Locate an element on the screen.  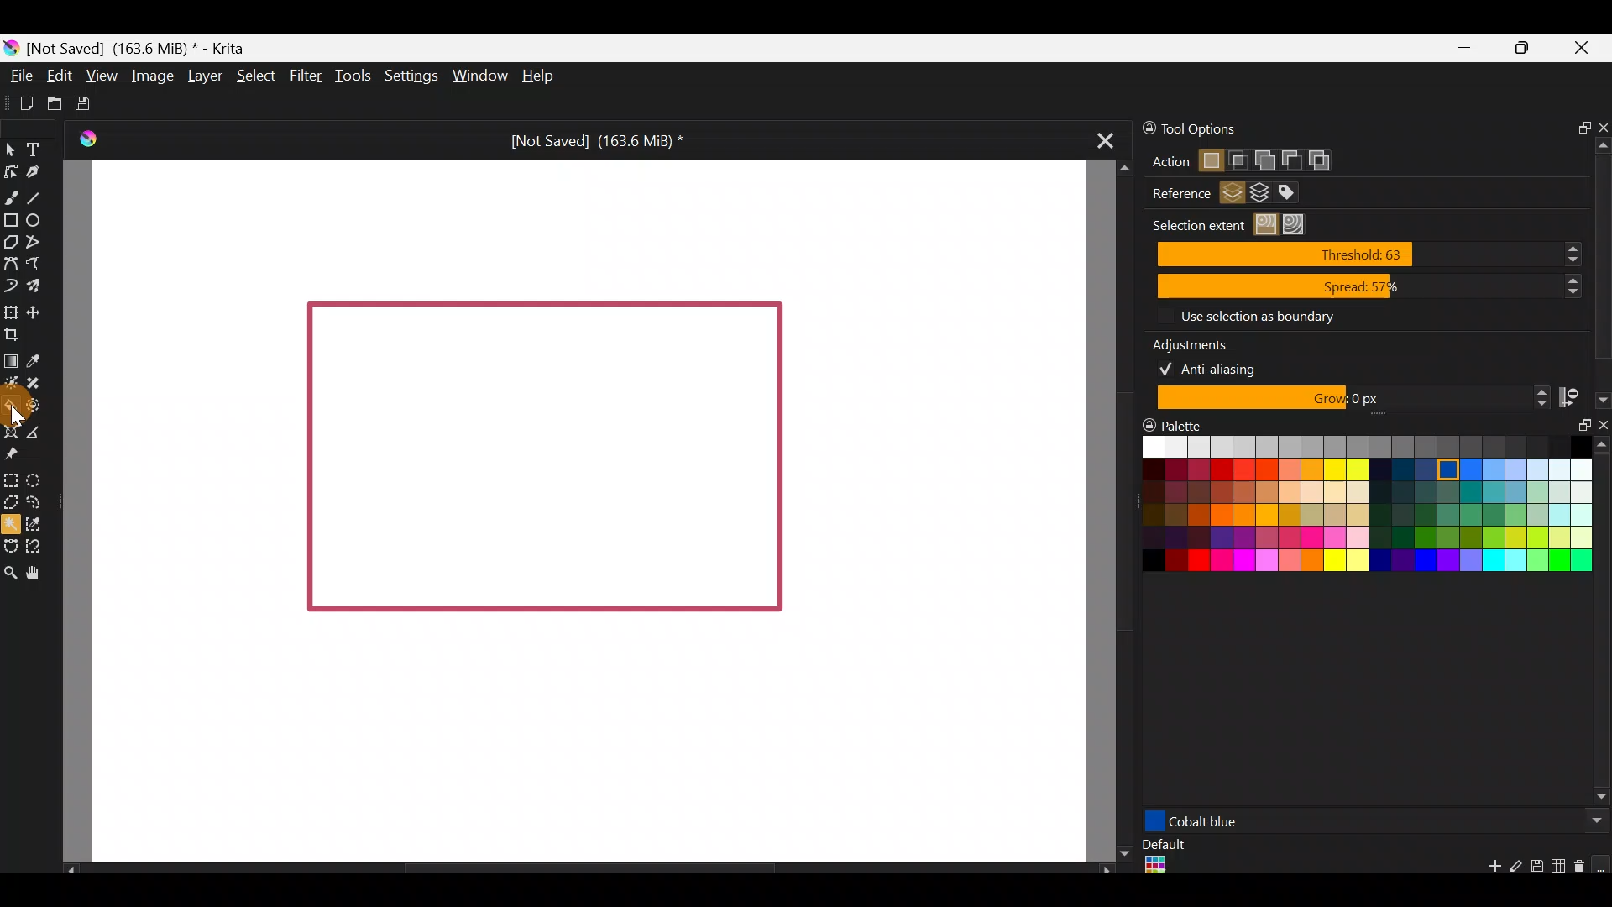
Assistant tool is located at coordinates (11, 430).